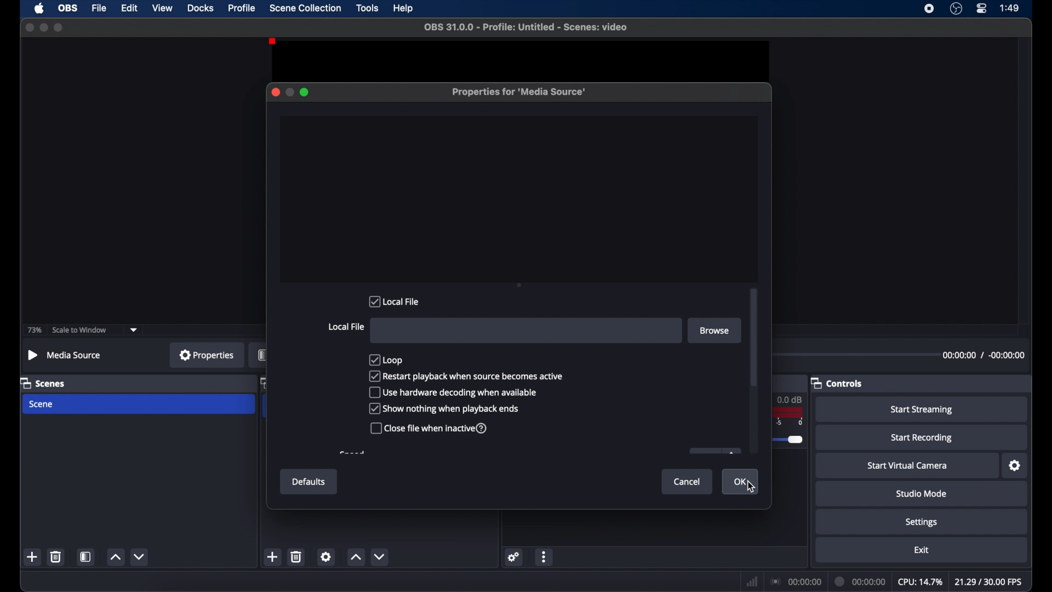 The height and width of the screenshot is (592, 1052). Describe the element at coordinates (56, 557) in the screenshot. I see `delete` at that location.